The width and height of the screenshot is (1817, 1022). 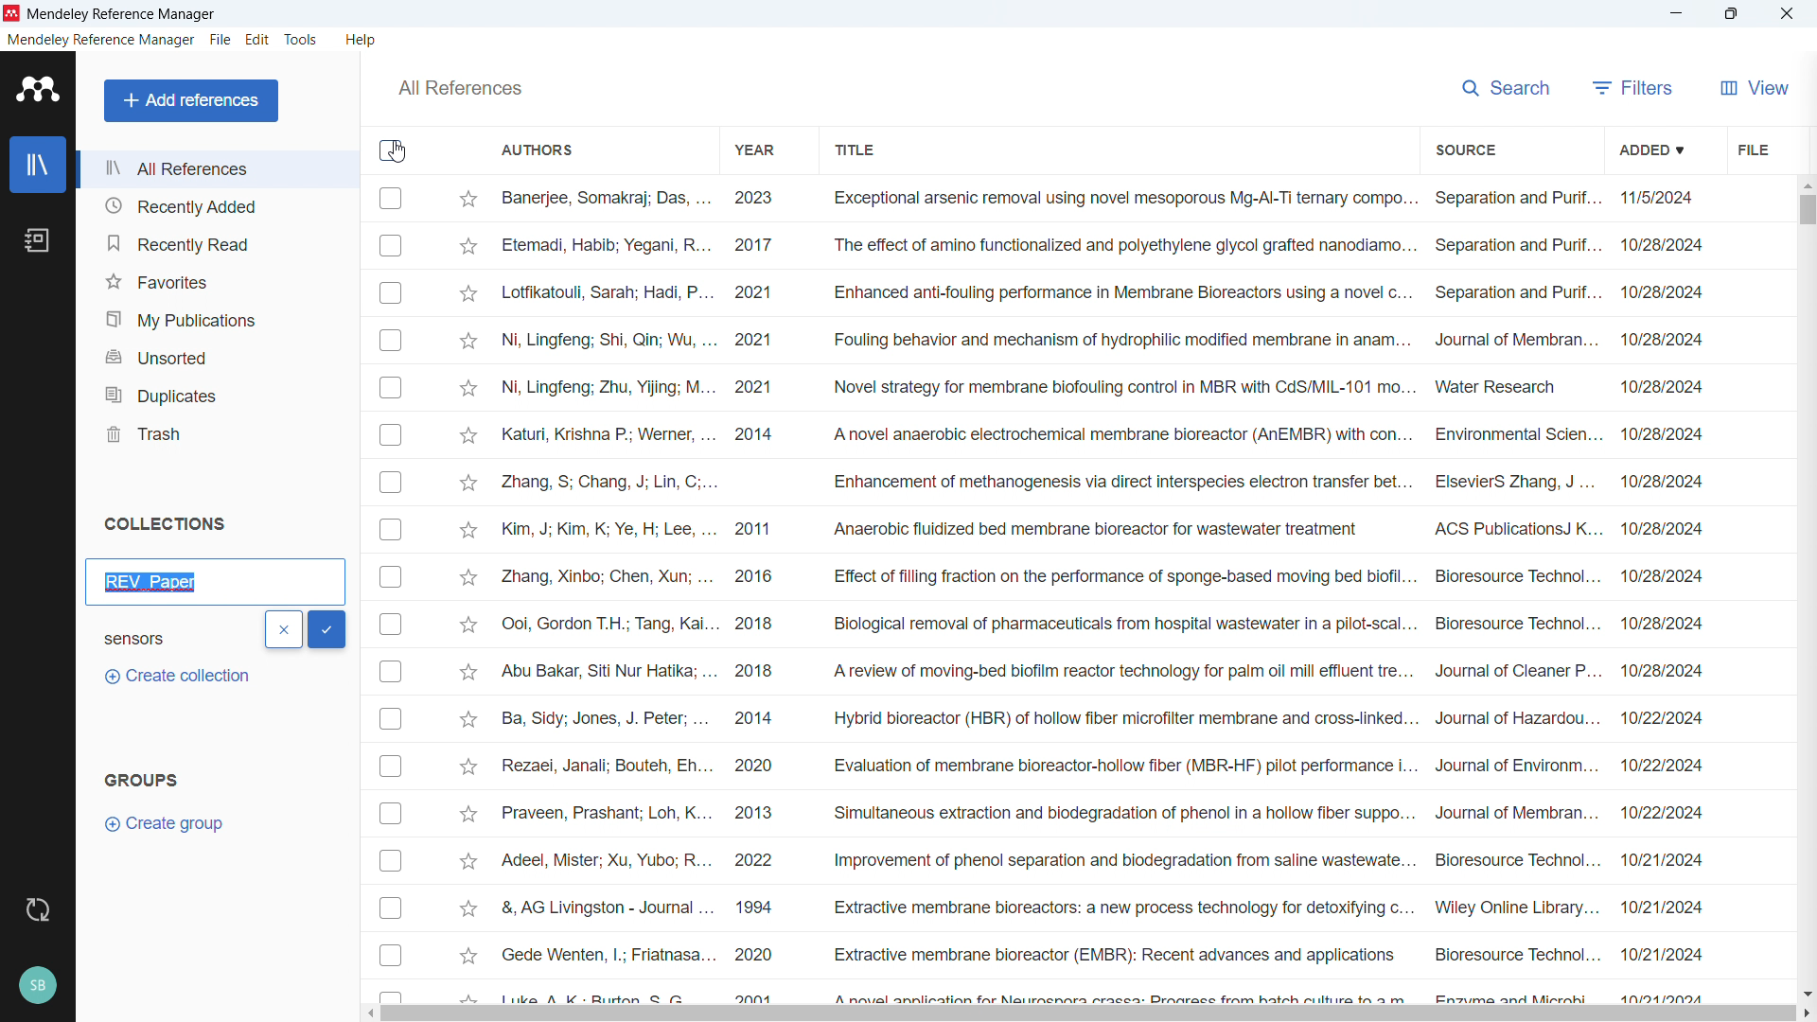 What do you see at coordinates (1103, 244) in the screenshot?
I see `Etemadi, Habib; Yegani, R... 2017 The effect of amino functionalized and polyethylene glycol grafted nanodiamo... Separation and Purif... 10/28/2024` at bounding box center [1103, 244].